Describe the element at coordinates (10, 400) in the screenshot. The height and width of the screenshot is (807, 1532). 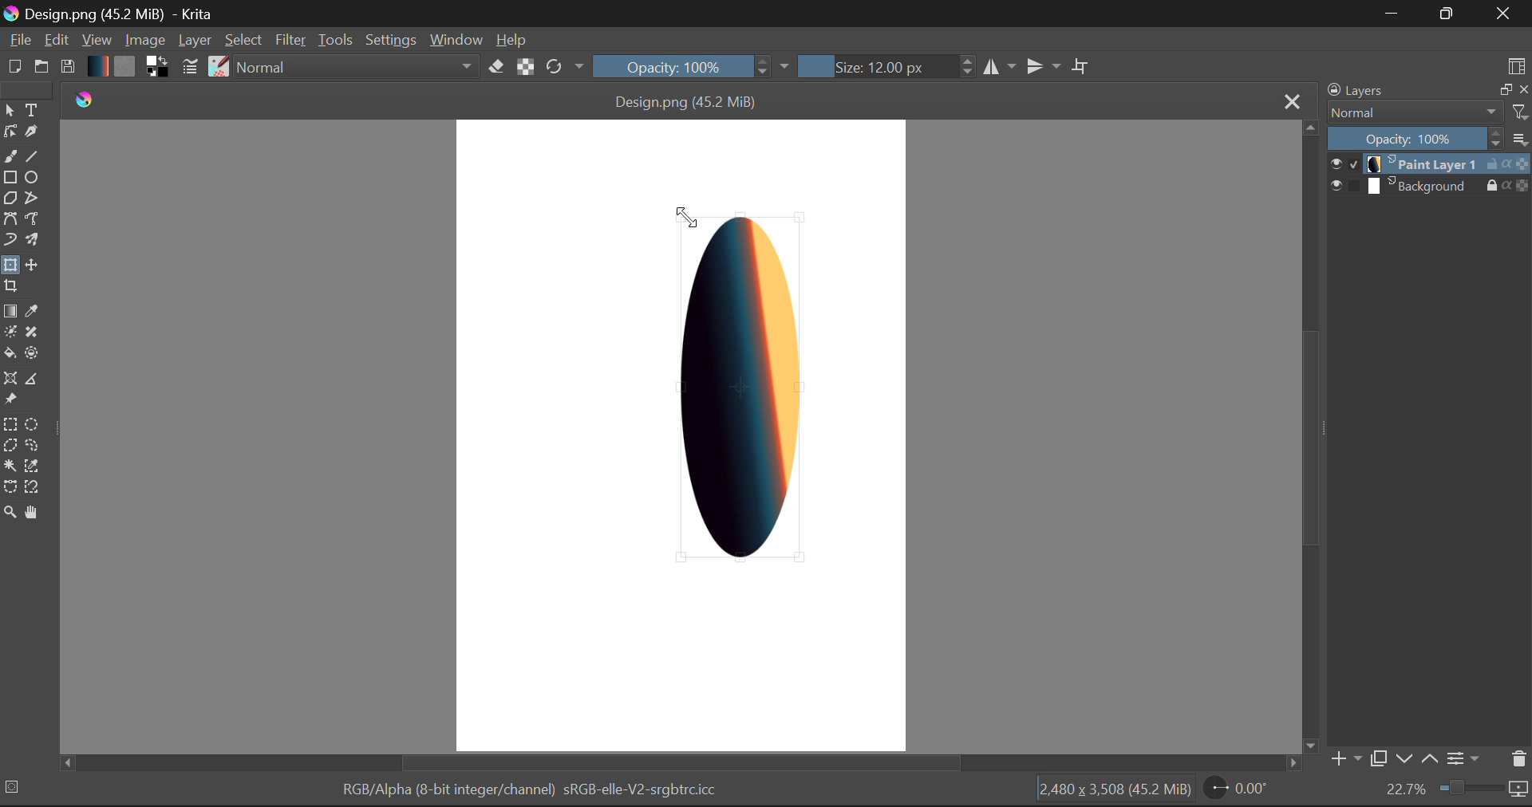
I see `Reference Image` at that location.